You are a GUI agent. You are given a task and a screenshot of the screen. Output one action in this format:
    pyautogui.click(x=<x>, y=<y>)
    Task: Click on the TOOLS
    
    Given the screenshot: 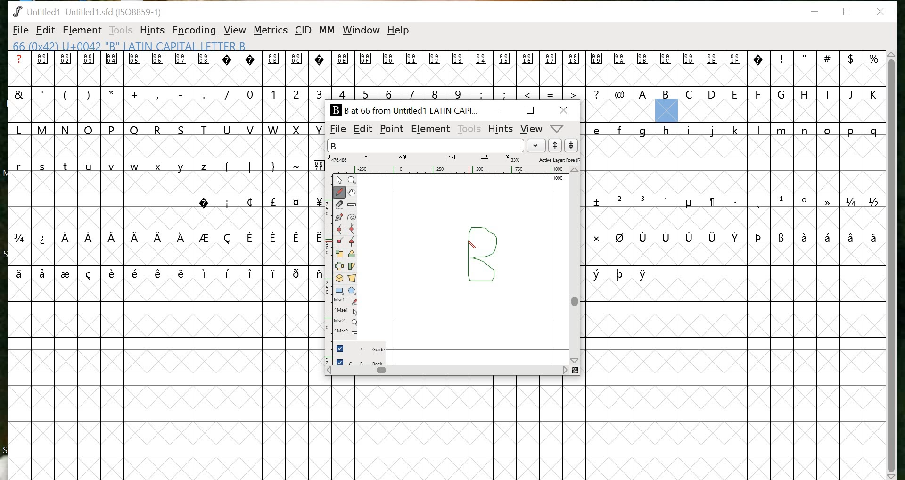 What is the action you would take?
    pyautogui.click(x=469, y=130)
    